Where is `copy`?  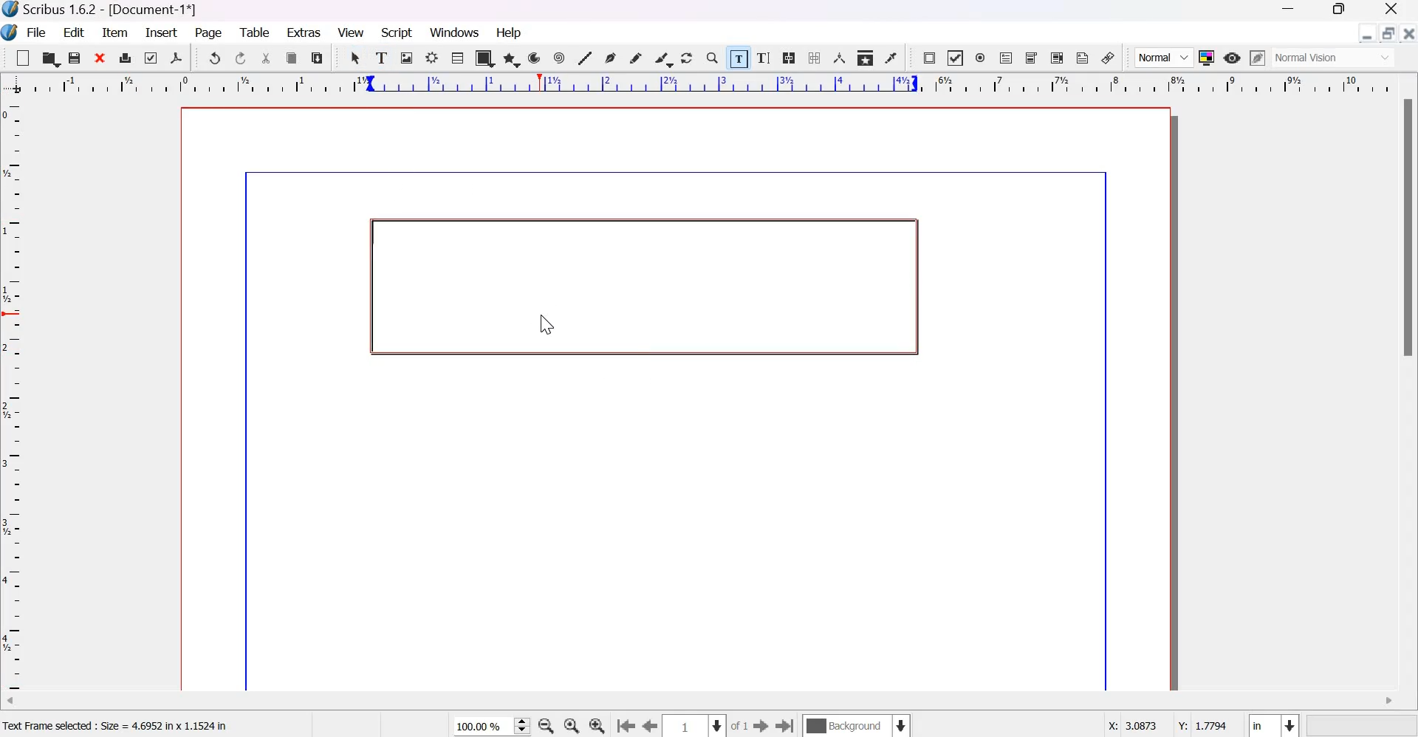
copy is located at coordinates (292, 58).